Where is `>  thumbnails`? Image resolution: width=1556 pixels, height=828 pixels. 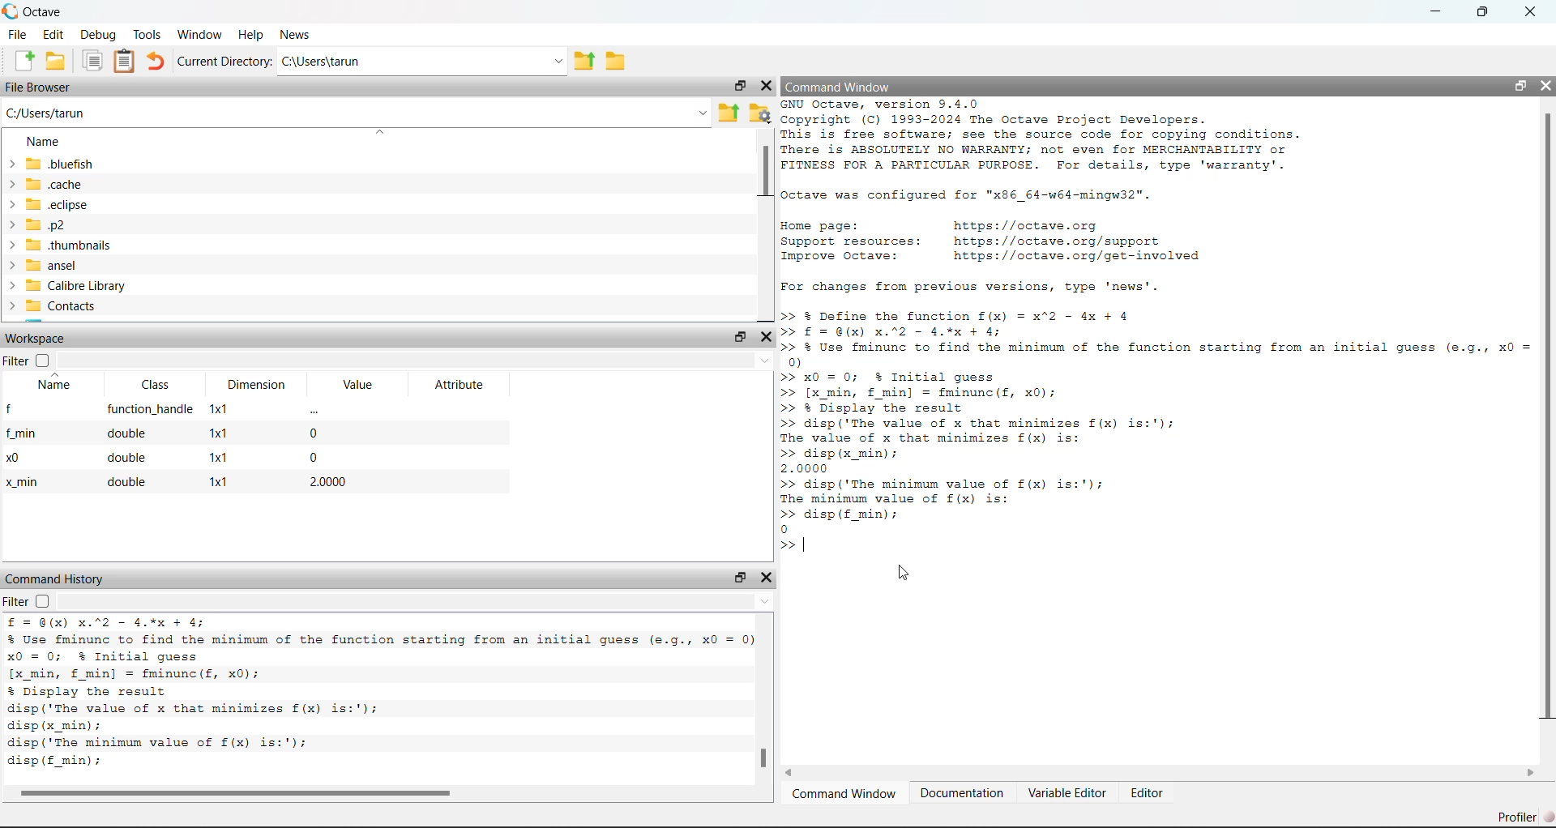
>  thumbnails is located at coordinates (70, 244).